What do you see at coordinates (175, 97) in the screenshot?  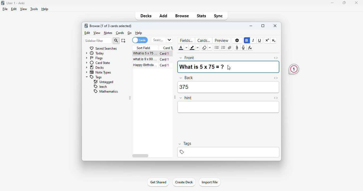 I see `toggle sidebar` at bounding box center [175, 97].